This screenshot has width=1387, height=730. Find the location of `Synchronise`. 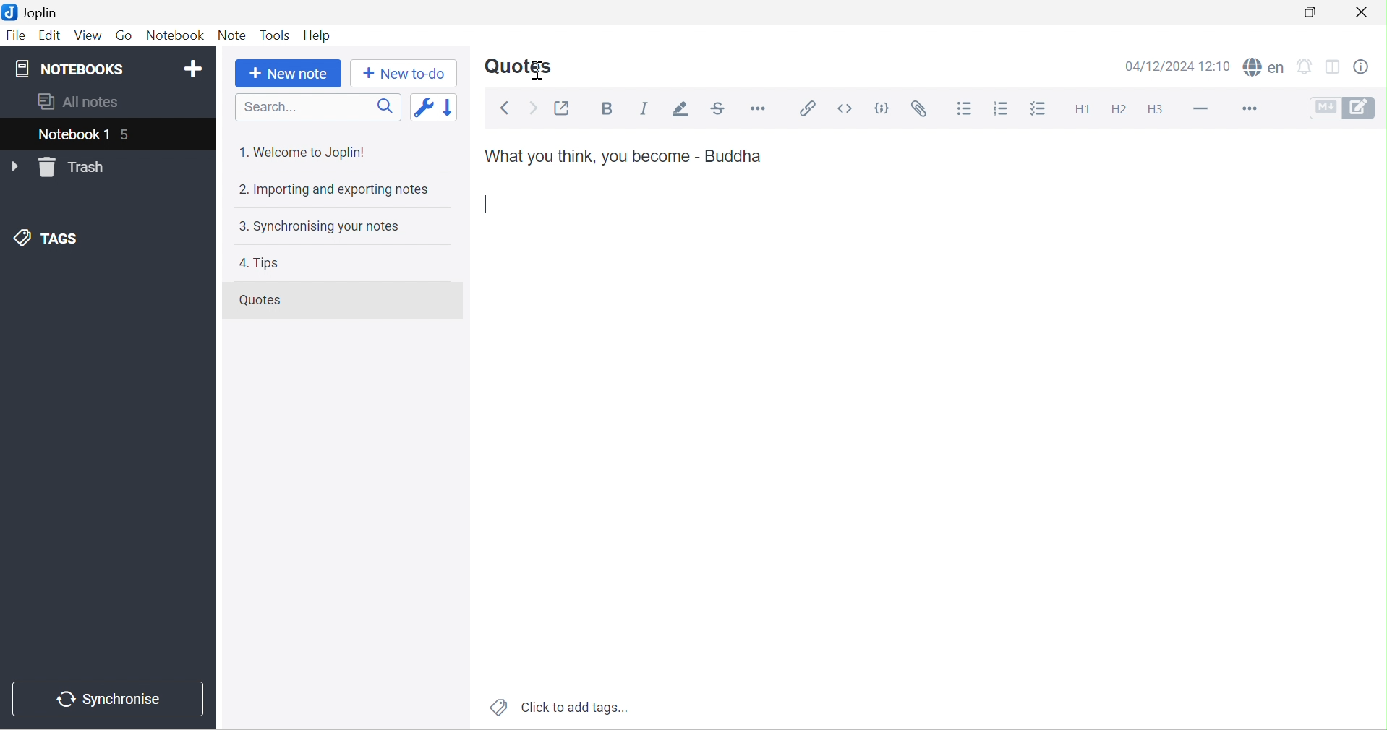

Synchronise is located at coordinates (112, 701).